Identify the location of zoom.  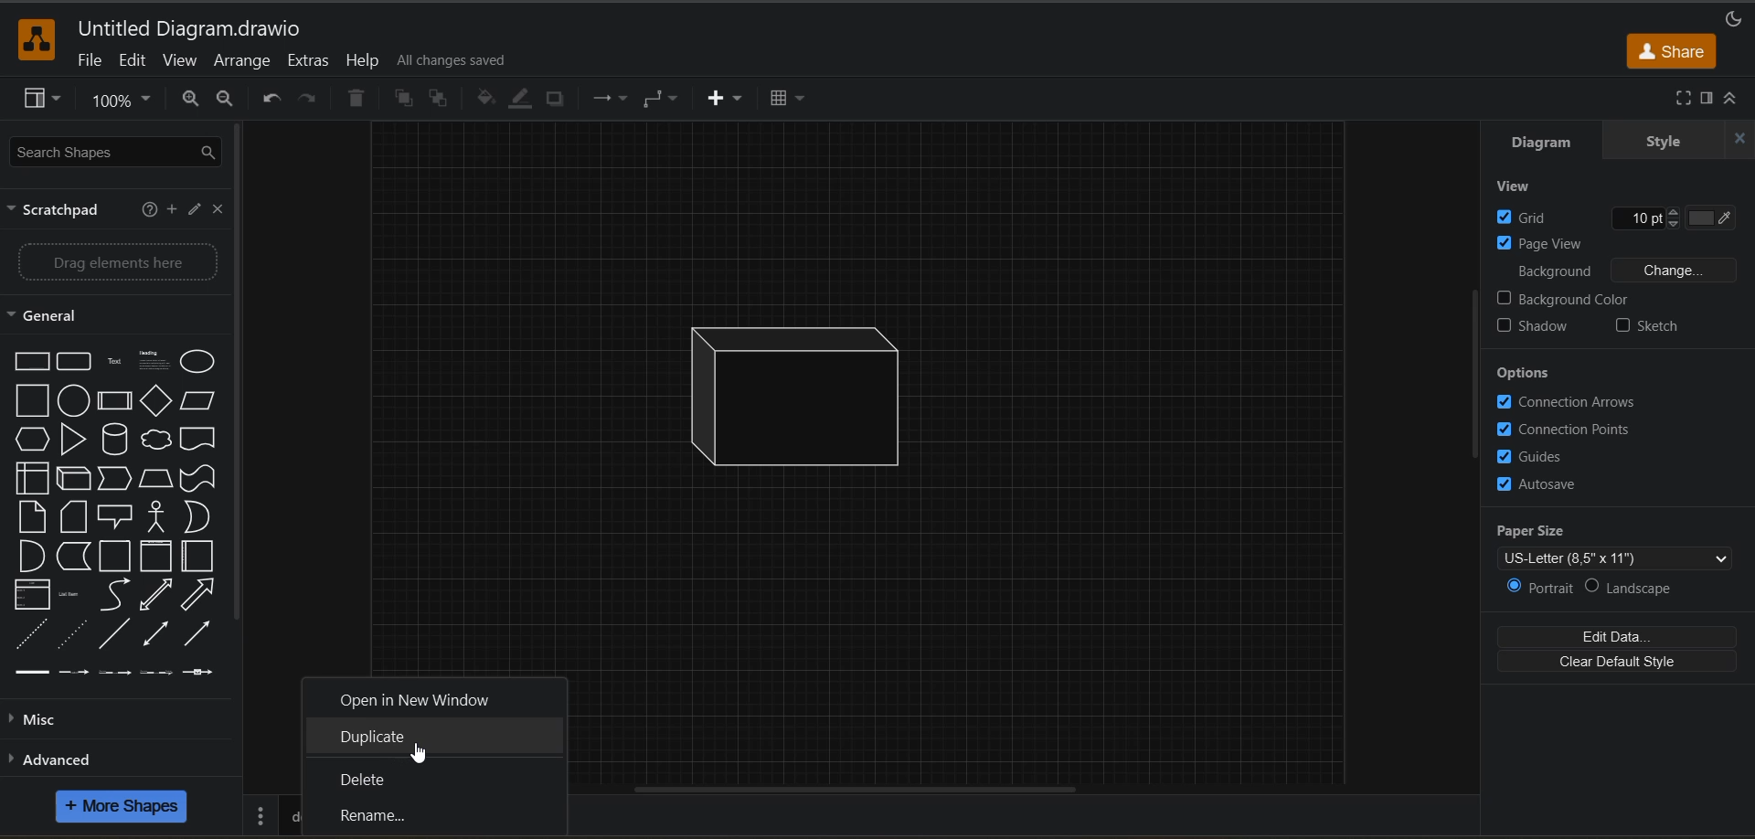
(120, 99).